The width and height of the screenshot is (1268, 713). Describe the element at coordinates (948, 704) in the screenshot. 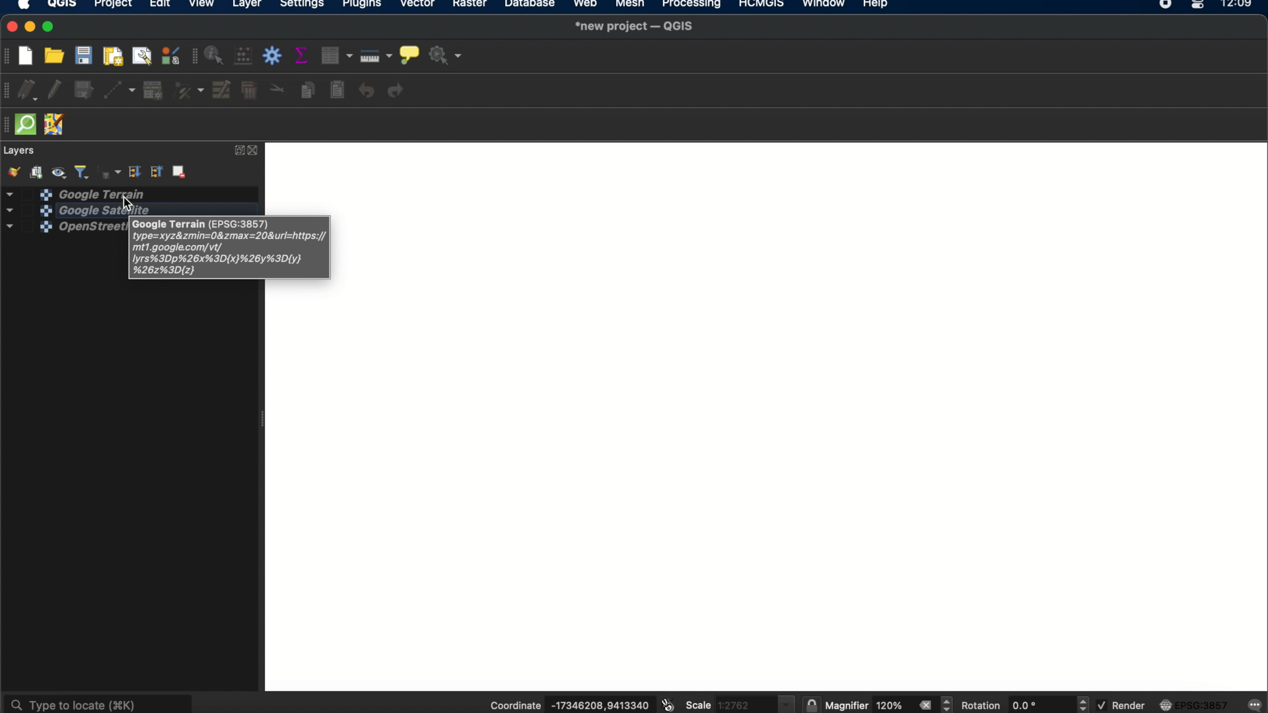

I see `magnifier increment decrement` at that location.